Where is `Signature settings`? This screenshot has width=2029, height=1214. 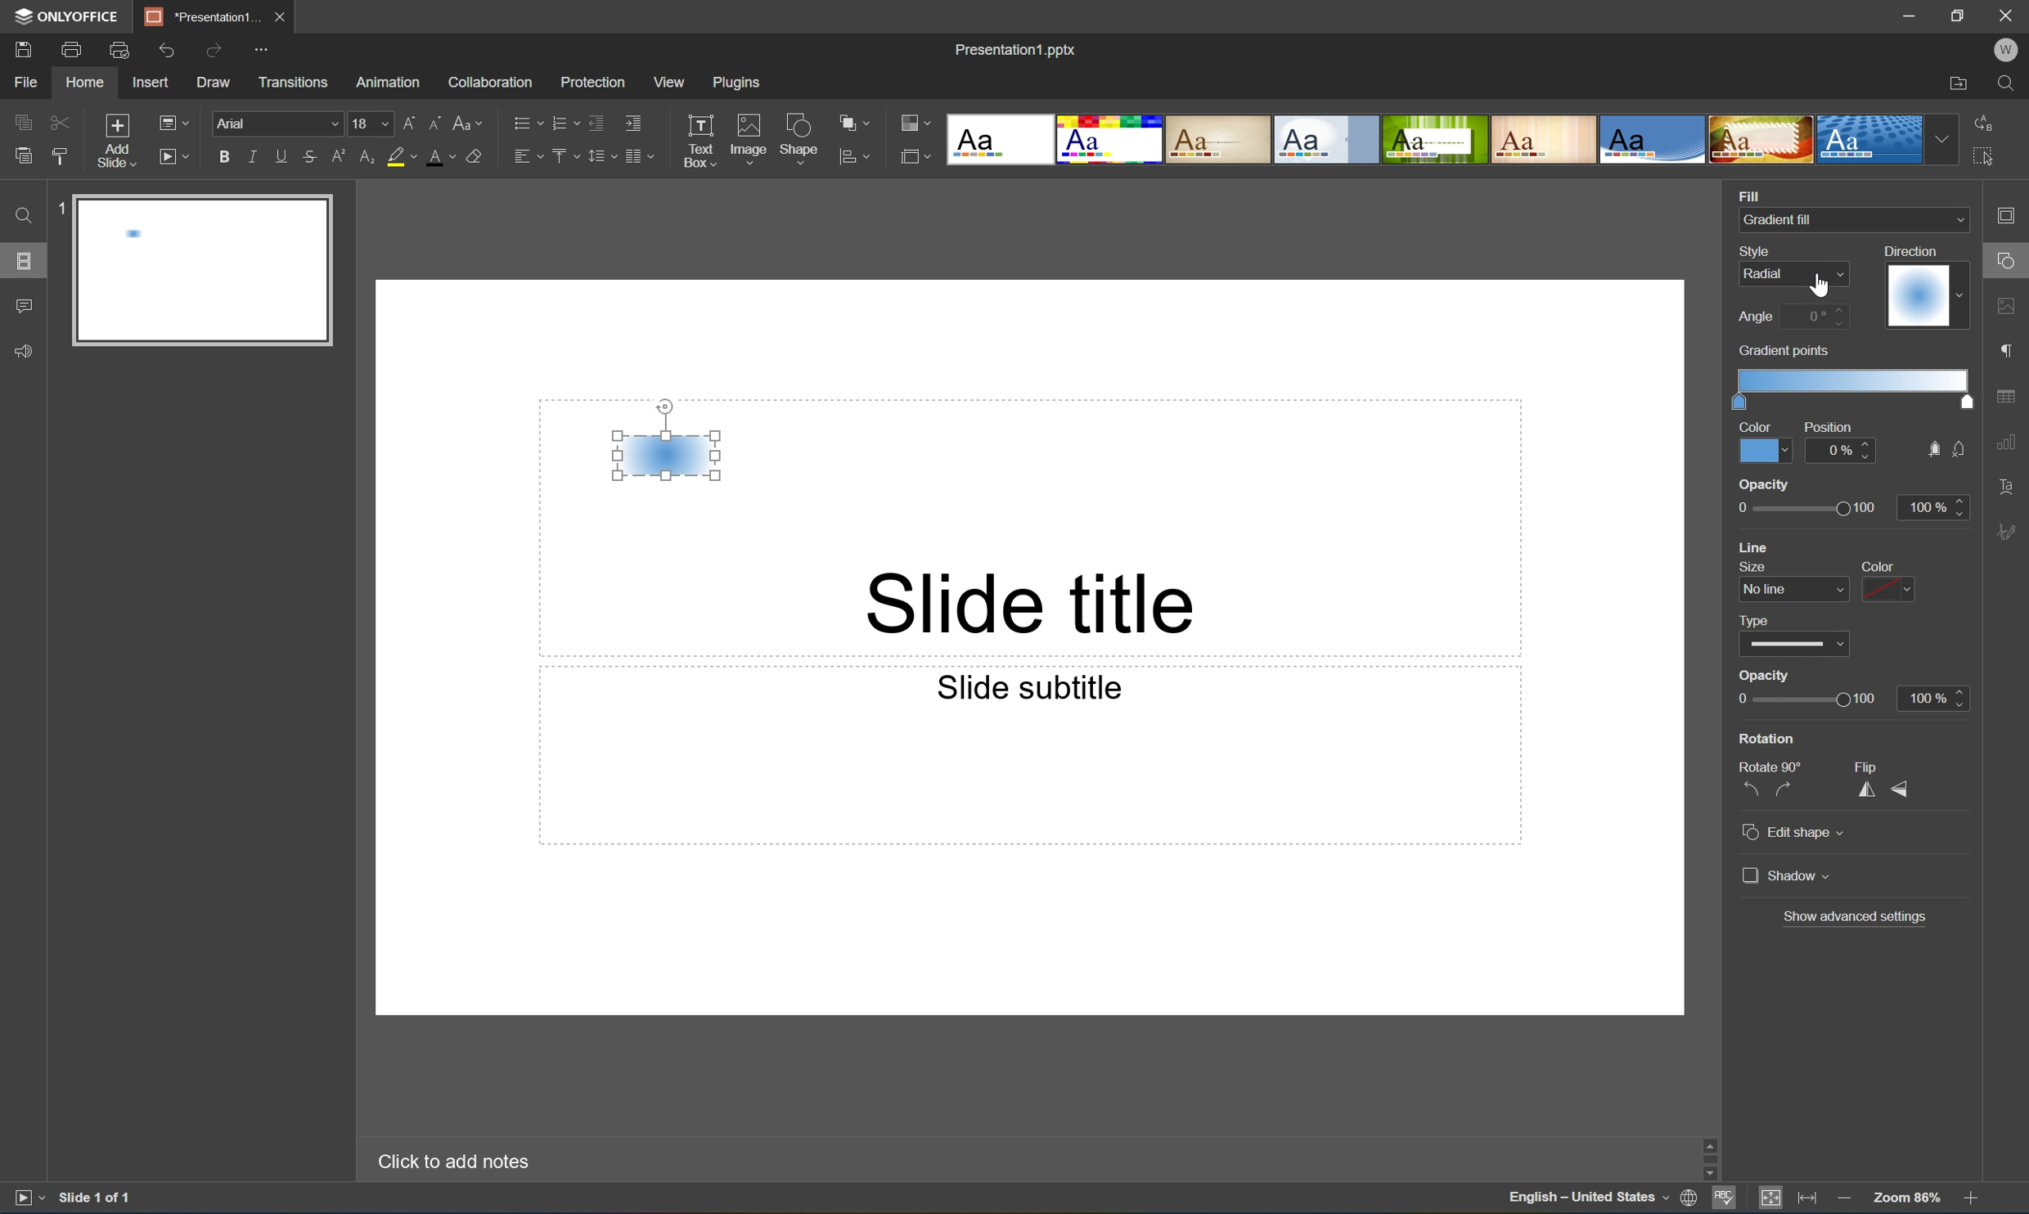 Signature settings is located at coordinates (2010, 530).